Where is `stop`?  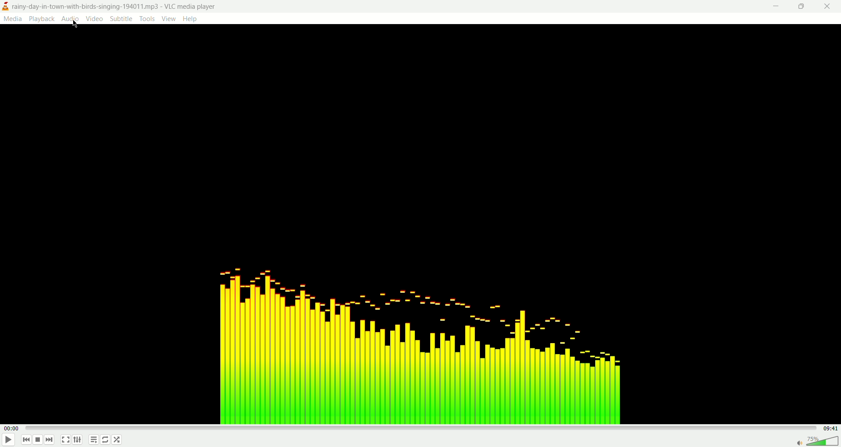
stop is located at coordinates (37, 440).